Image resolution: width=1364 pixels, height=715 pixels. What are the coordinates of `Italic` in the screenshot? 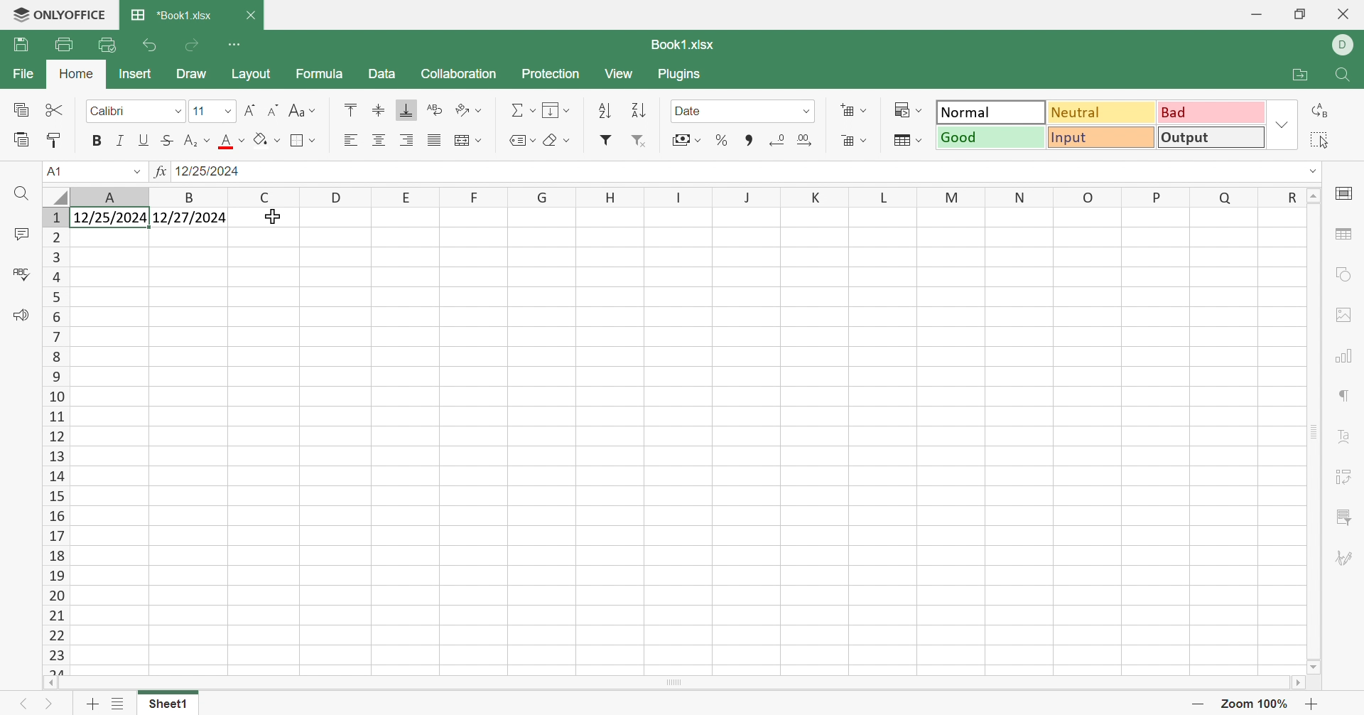 It's located at (121, 140).